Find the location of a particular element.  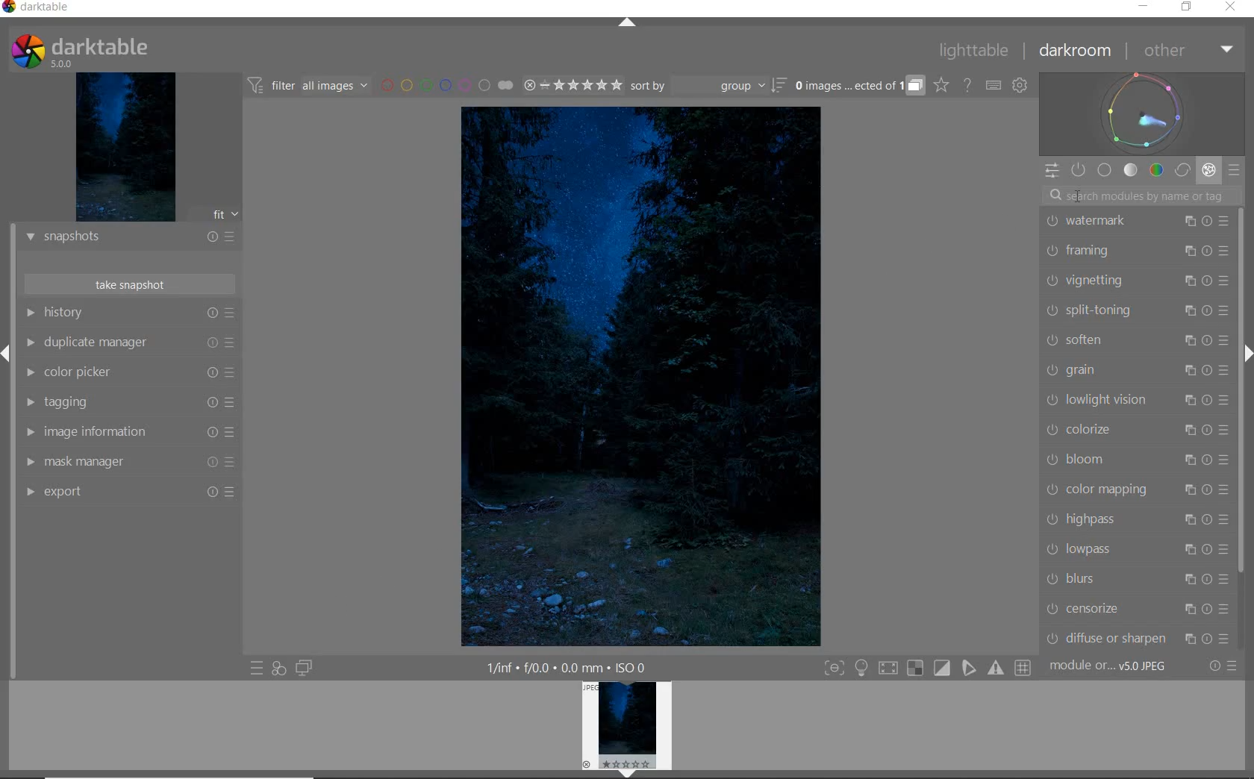

QUICK ACCESS PANEL is located at coordinates (1050, 171).